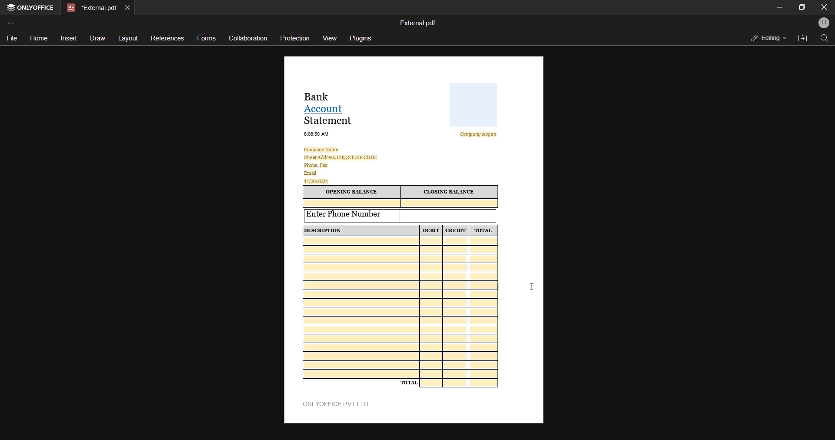 This screenshot has width=835, height=440. I want to click on references, so click(168, 37).